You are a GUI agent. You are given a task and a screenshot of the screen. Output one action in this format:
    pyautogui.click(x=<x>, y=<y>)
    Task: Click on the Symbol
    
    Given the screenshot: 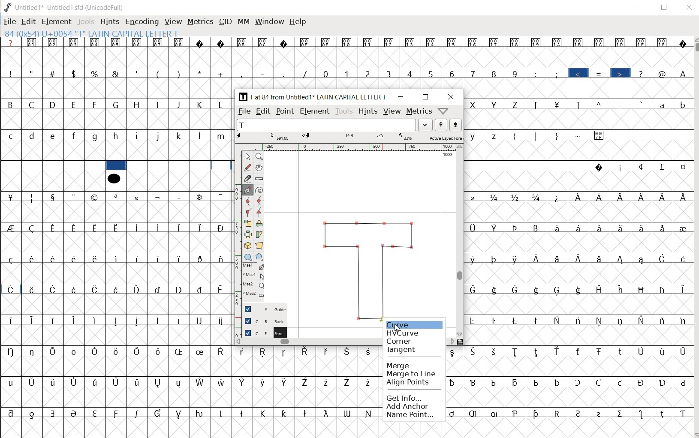 What is the action you would take?
    pyautogui.click(x=180, y=196)
    